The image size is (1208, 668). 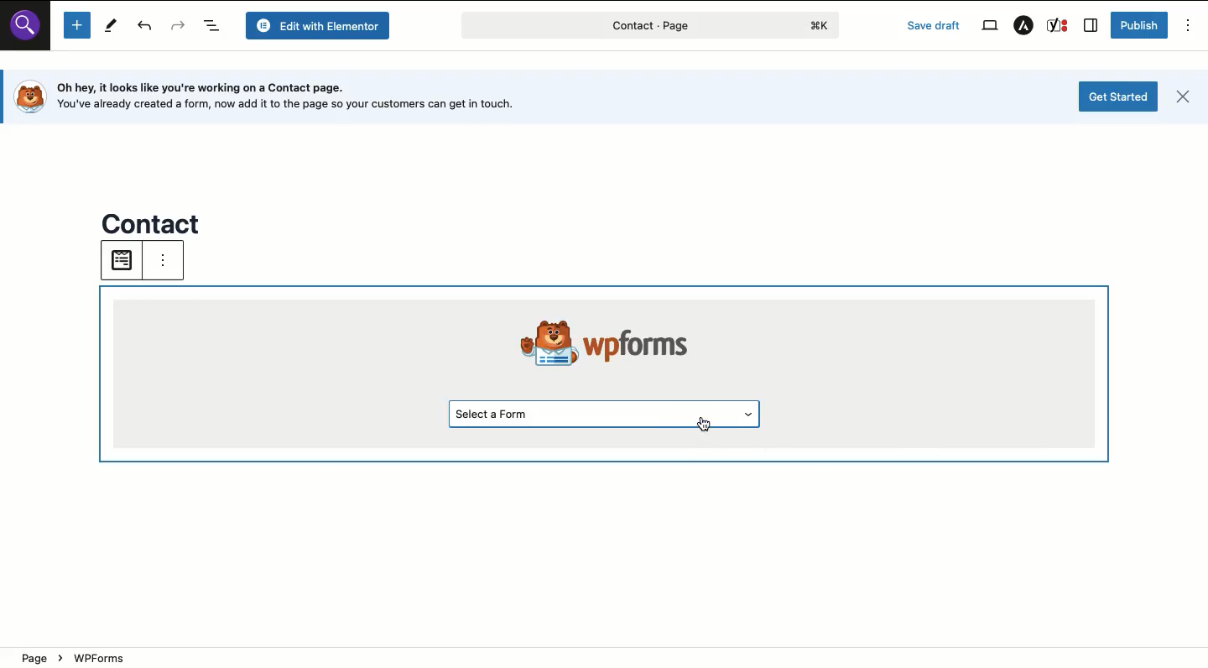 I want to click on Tools, so click(x=109, y=25).